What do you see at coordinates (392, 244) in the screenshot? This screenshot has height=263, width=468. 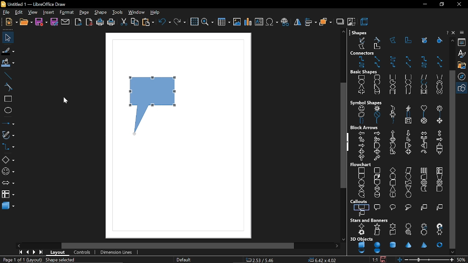 I see `cylinder` at bounding box center [392, 244].